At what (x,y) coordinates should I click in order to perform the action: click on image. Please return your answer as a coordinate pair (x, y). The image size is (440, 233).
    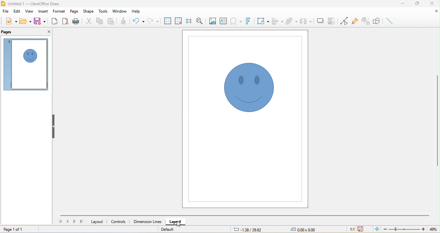
    Looking at the image, I should click on (212, 21).